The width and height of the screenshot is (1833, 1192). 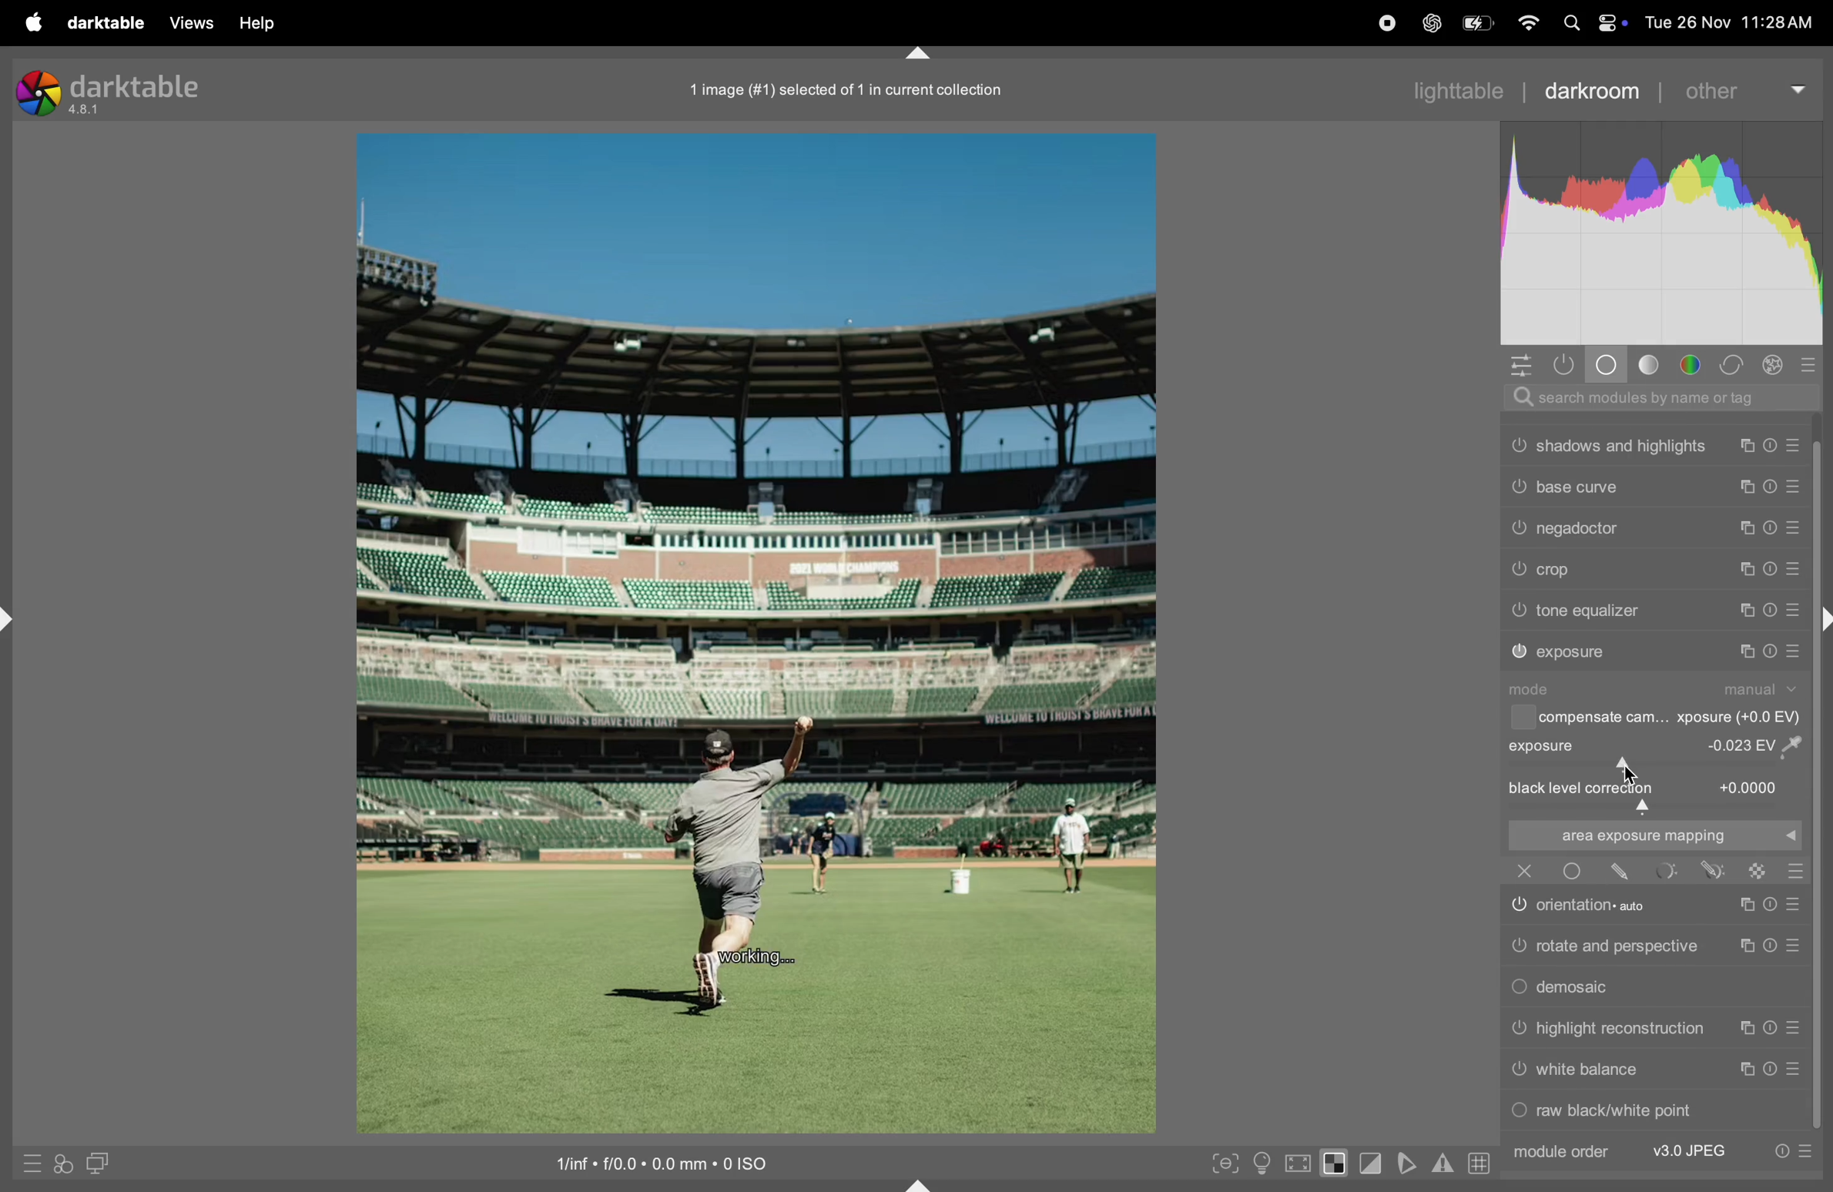 What do you see at coordinates (1518, 1030) in the screenshot?
I see `Switch on or off` at bounding box center [1518, 1030].